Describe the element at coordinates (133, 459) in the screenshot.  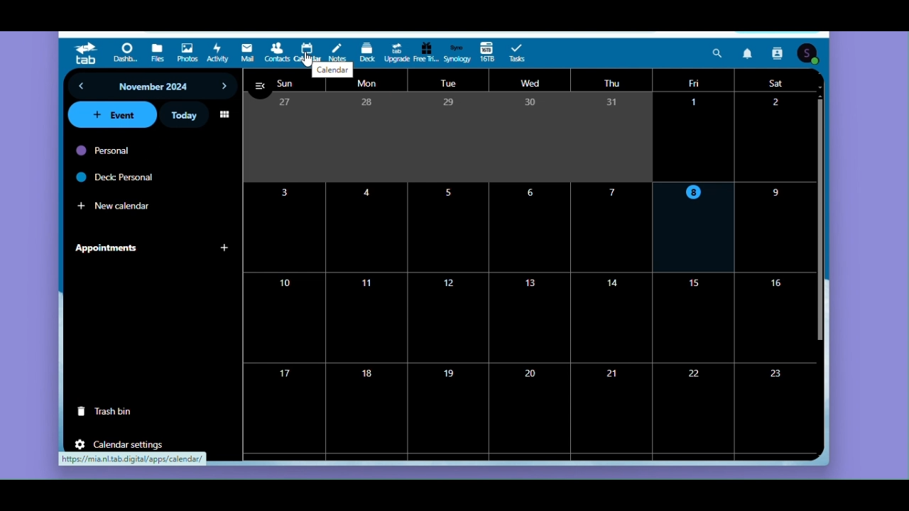
I see `https://mia.nl.tab.digital/apps/calendar/` at that location.